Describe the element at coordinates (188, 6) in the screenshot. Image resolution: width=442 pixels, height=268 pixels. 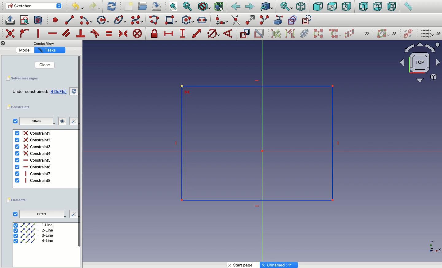
I see `Fit selection` at that location.